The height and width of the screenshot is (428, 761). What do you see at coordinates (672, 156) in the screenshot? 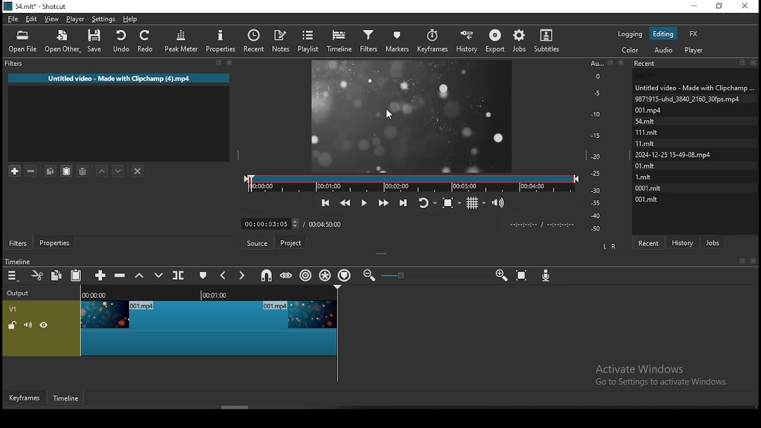
I see `files` at bounding box center [672, 156].